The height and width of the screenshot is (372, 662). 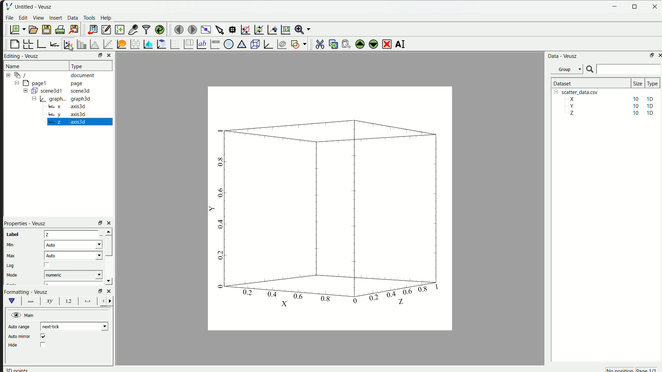 I want to click on arrange graph in grid, so click(x=28, y=43).